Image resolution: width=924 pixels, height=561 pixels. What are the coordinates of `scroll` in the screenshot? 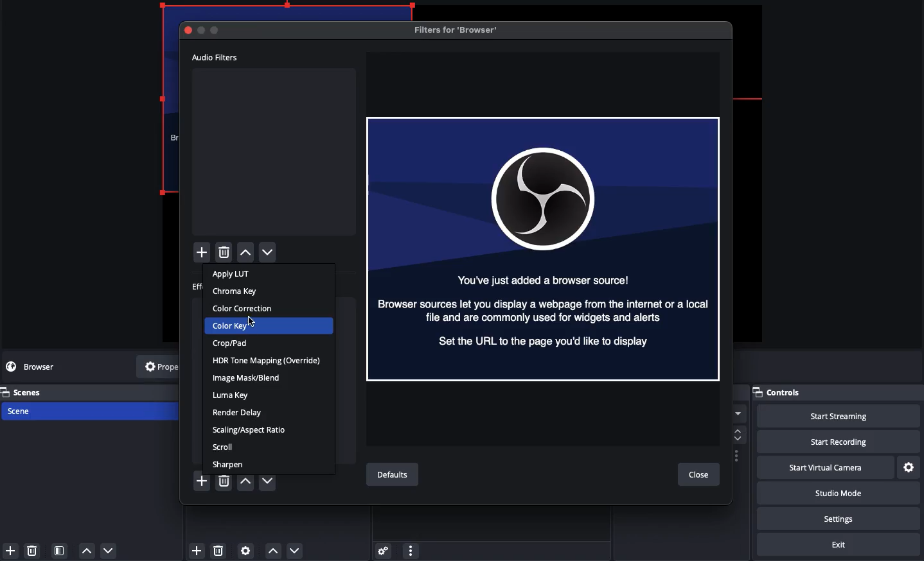 It's located at (741, 433).